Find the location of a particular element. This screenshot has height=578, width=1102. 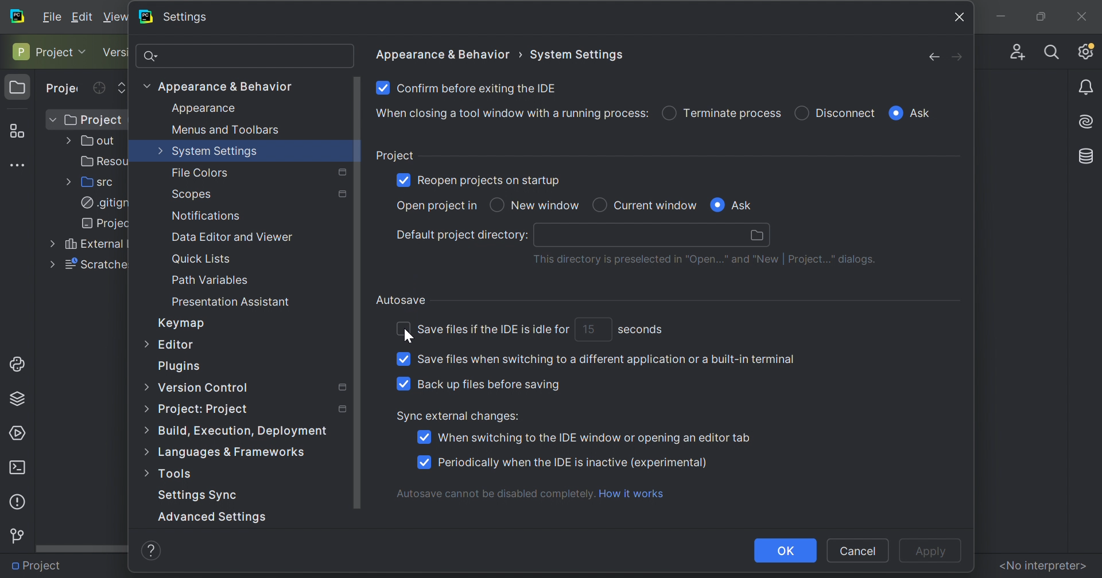

Plugins is located at coordinates (182, 366).